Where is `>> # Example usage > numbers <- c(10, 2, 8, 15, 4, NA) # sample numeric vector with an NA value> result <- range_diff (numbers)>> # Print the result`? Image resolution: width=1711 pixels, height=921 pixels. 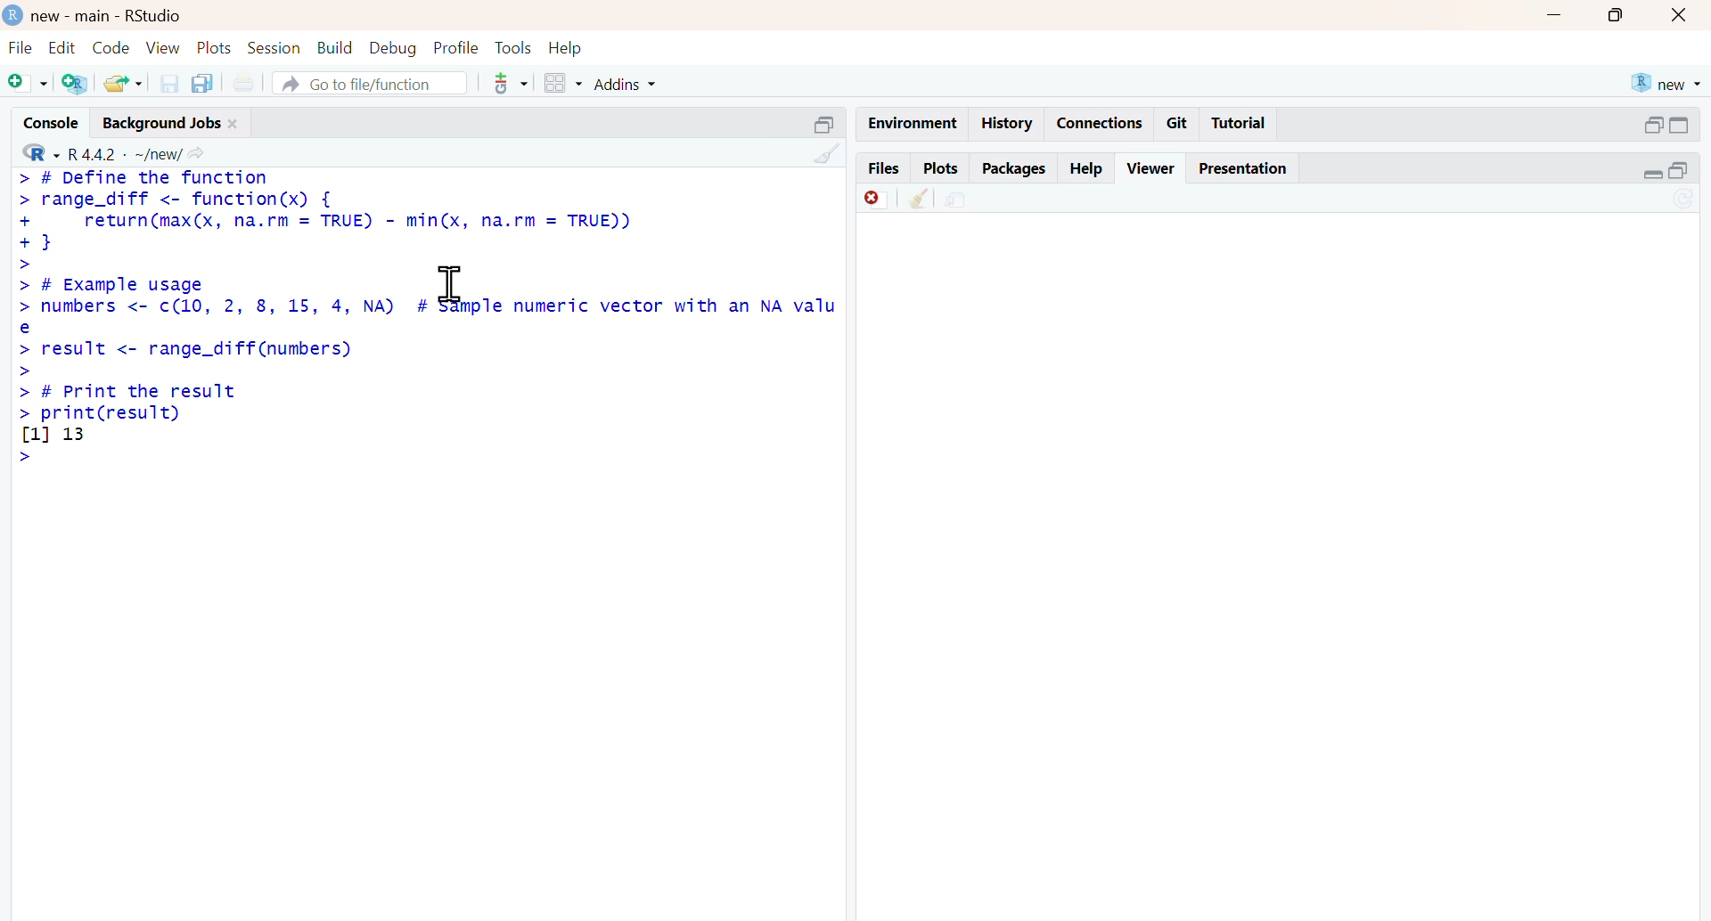 >> # Example usage > numbers <- c(10, 2, 8, 15, 4, NA) # sample numeric vector with an NA value> result <- range_diff (numbers)>> # Print the result is located at coordinates (428, 330).